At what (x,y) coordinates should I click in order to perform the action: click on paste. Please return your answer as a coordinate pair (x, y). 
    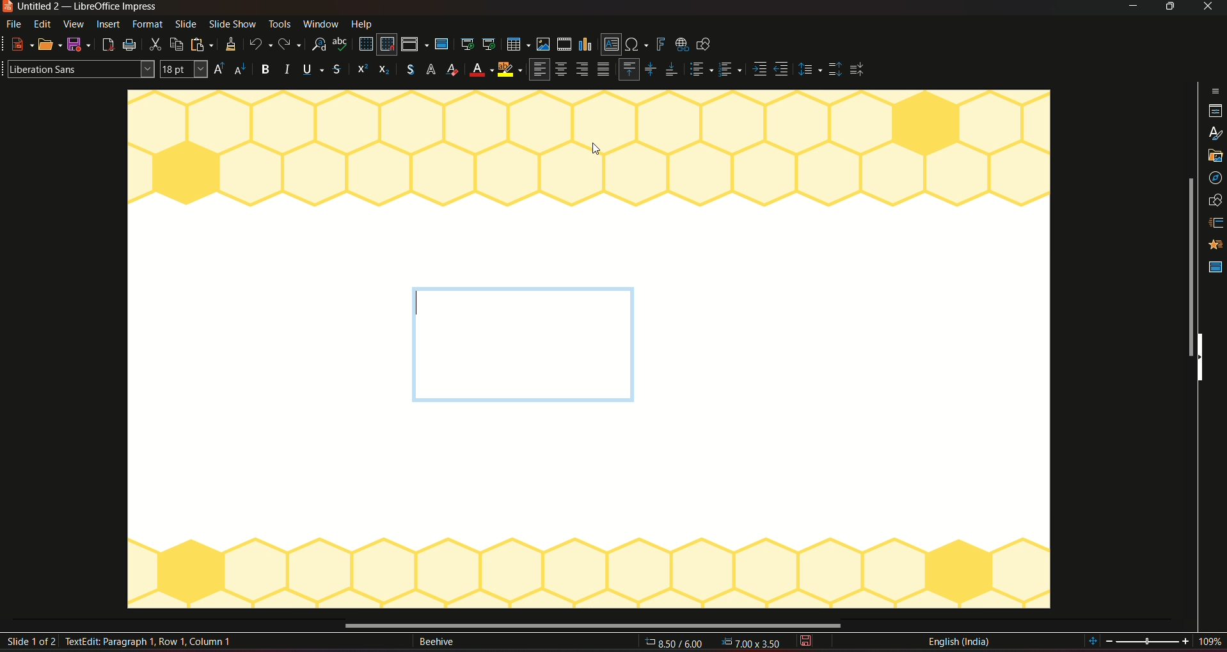
    Looking at the image, I should click on (202, 43).